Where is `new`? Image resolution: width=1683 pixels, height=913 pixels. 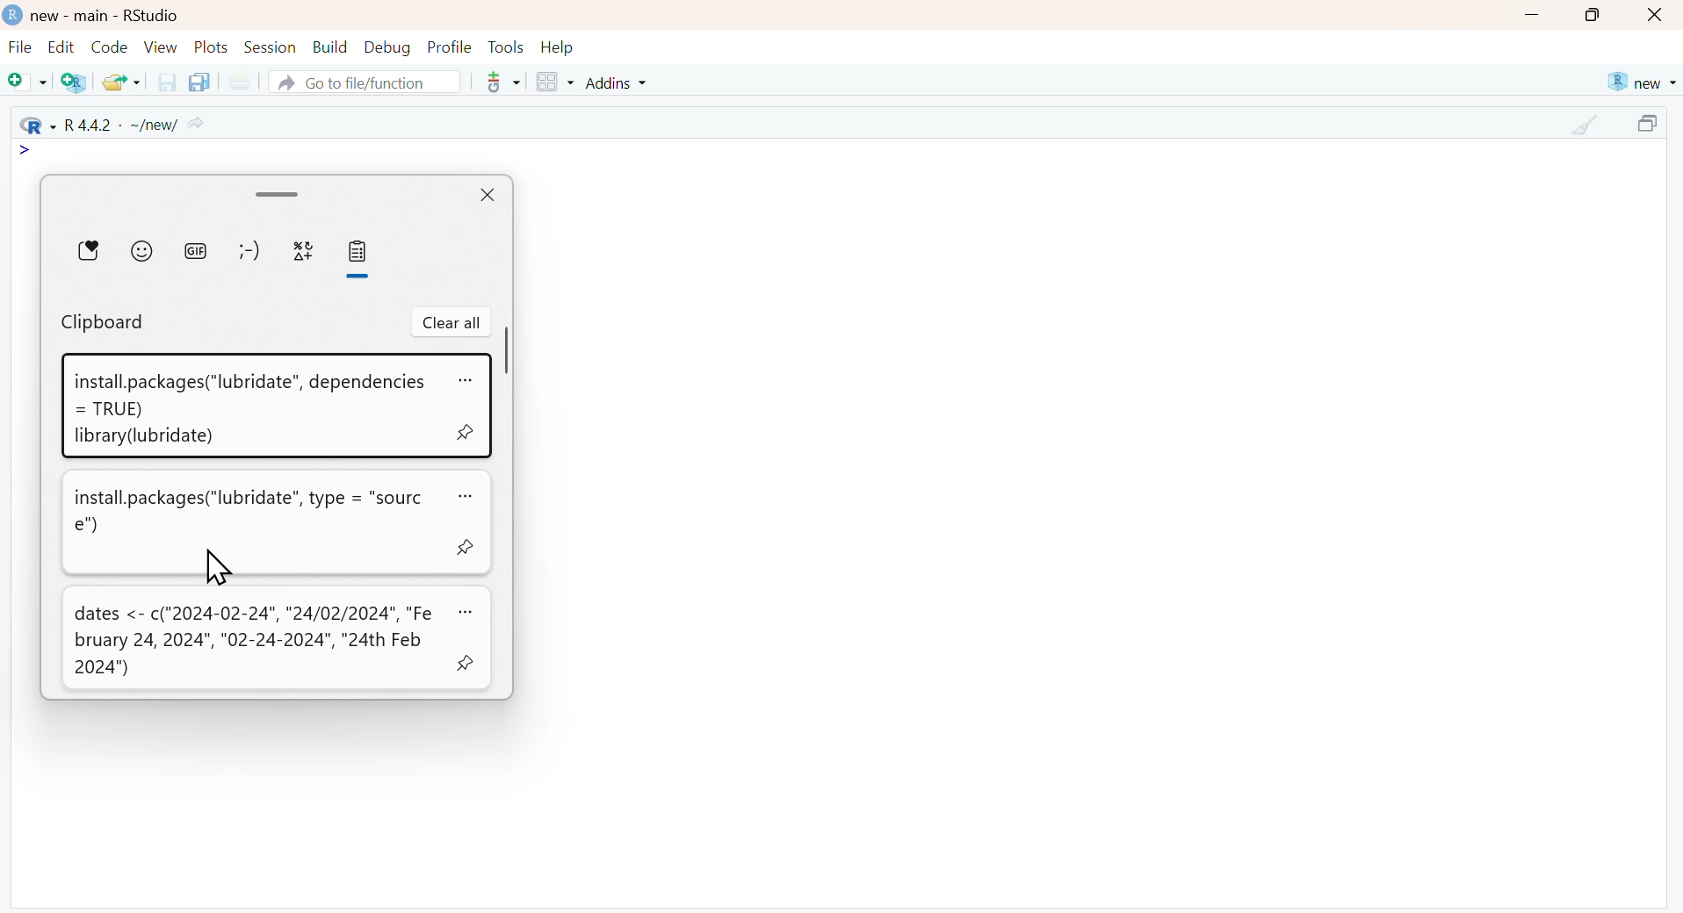 new is located at coordinates (1640, 83).